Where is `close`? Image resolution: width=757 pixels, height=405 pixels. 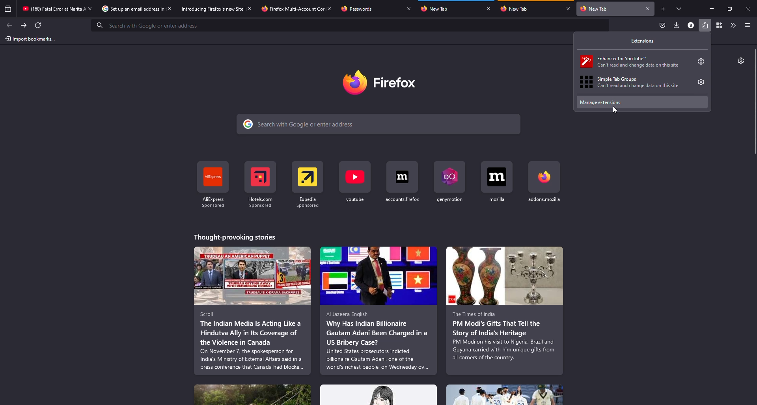
close is located at coordinates (488, 8).